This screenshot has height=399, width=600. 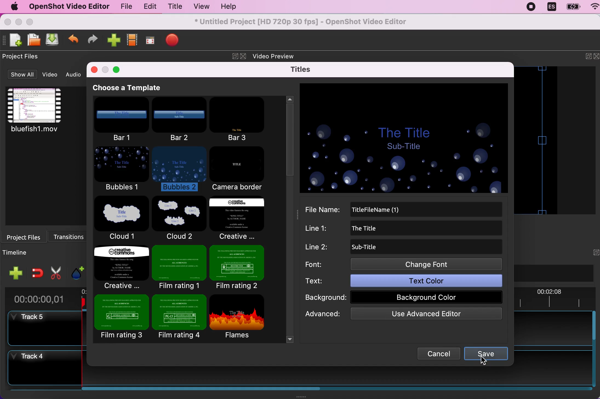 I want to click on text color, so click(x=424, y=281).